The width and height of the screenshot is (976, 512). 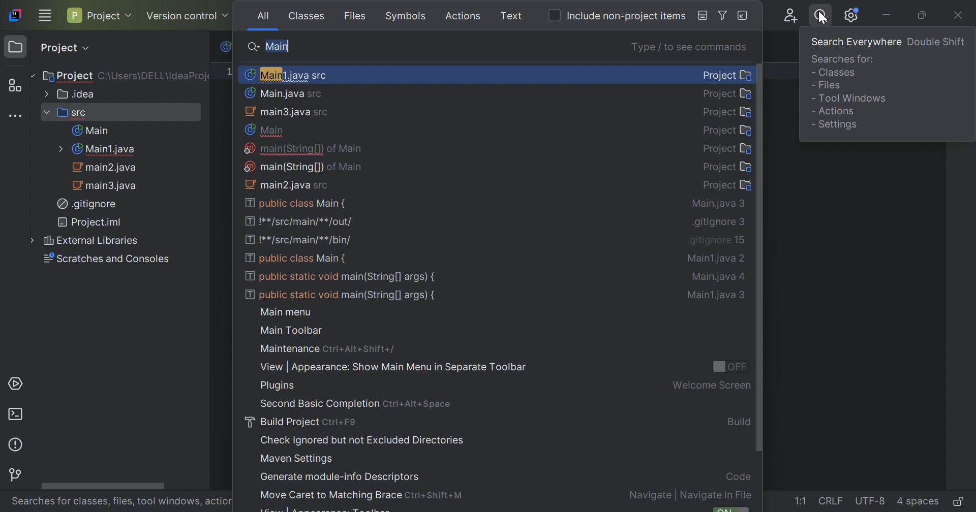 I want to click on Symbols, so click(x=407, y=16).